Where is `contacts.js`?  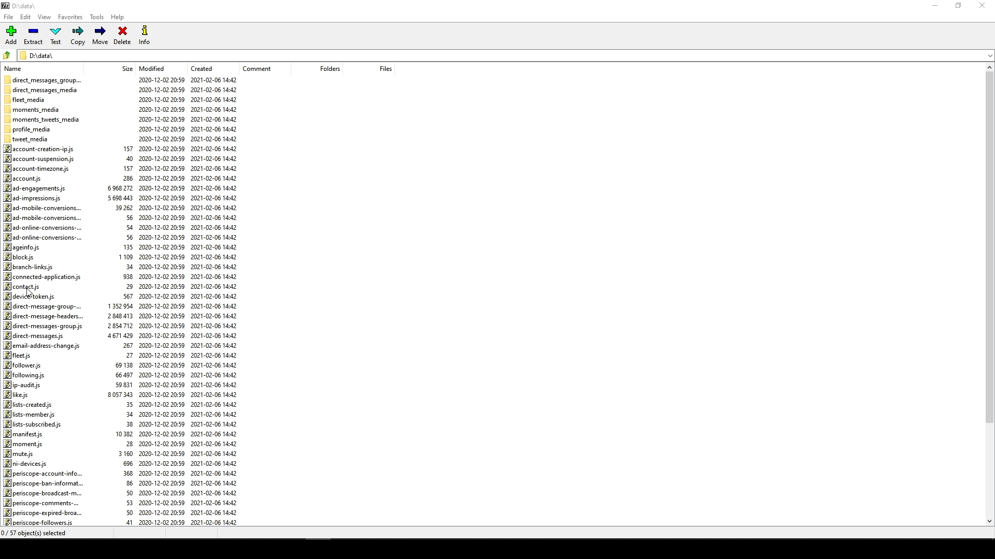 contacts.js is located at coordinates (25, 286).